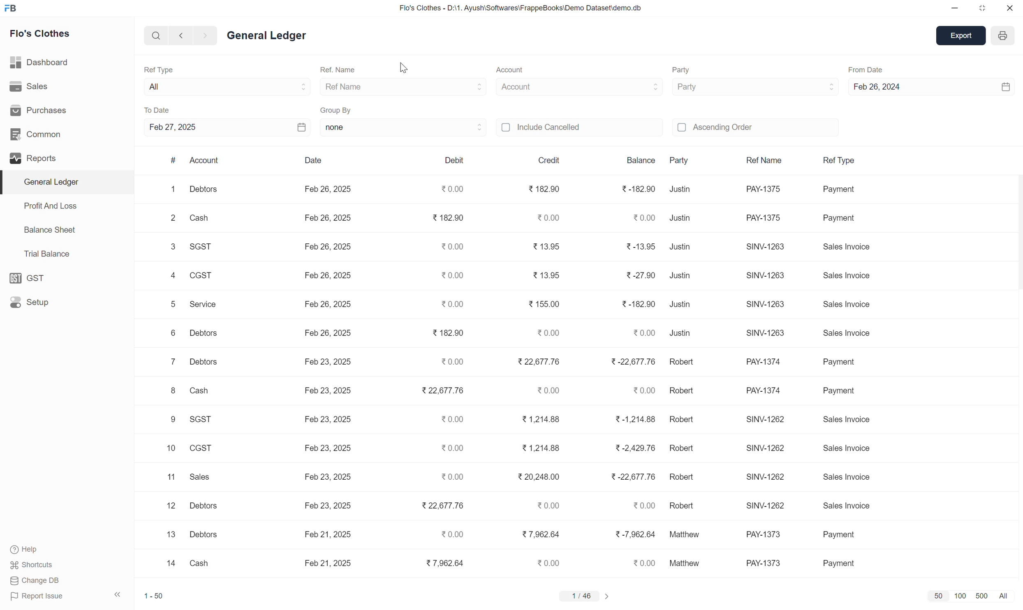 This screenshot has width=1023, height=610. I want to click on sales, so click(199, 477).